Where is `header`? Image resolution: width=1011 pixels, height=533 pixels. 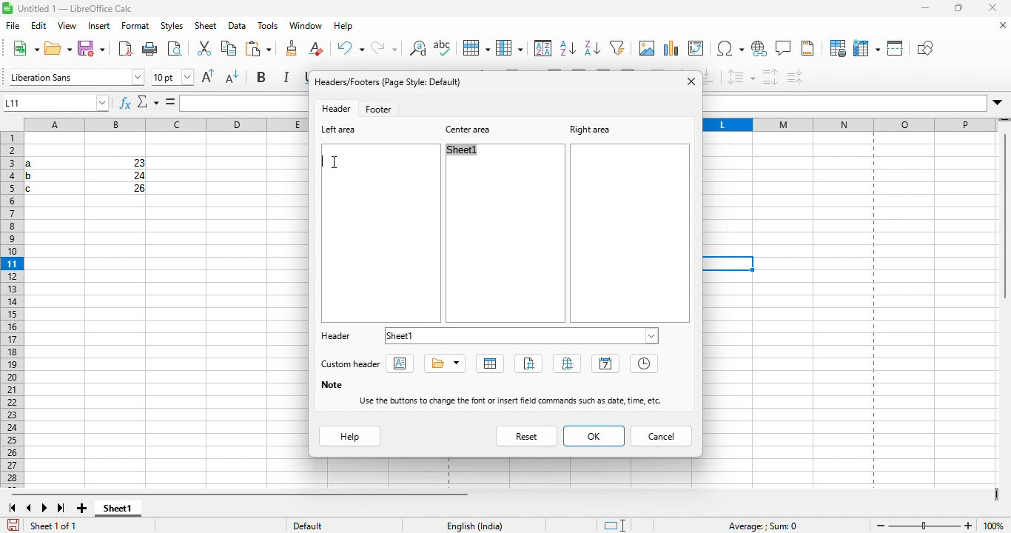 header is located at coordinates (336, 338).